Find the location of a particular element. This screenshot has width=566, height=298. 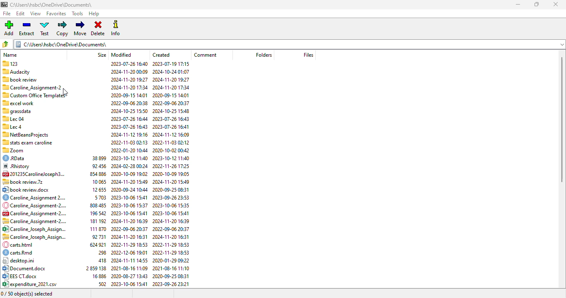

 expenditure _2021.csv is located at coordinates (31, 284).